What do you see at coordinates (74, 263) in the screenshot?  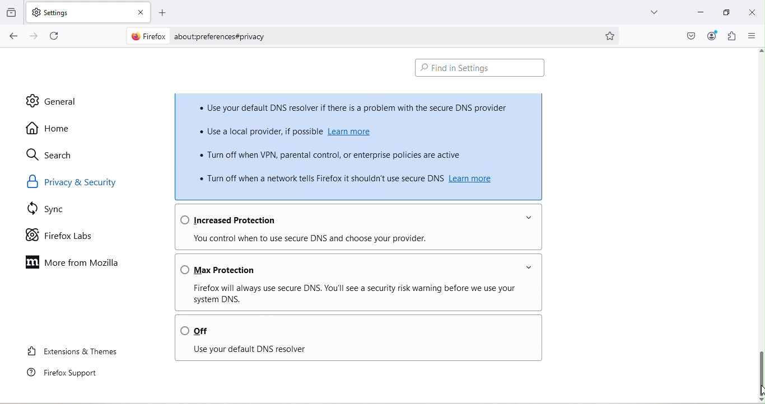 I see `More from Mozilla` at bounding box center [74, 263].